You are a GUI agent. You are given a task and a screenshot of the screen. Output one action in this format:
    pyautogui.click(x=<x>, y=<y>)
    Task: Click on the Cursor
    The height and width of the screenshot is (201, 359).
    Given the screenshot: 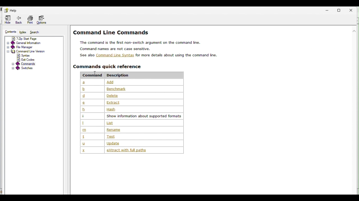 What is the action you would take?
    pyautogui.click(x=96, y=73)
    